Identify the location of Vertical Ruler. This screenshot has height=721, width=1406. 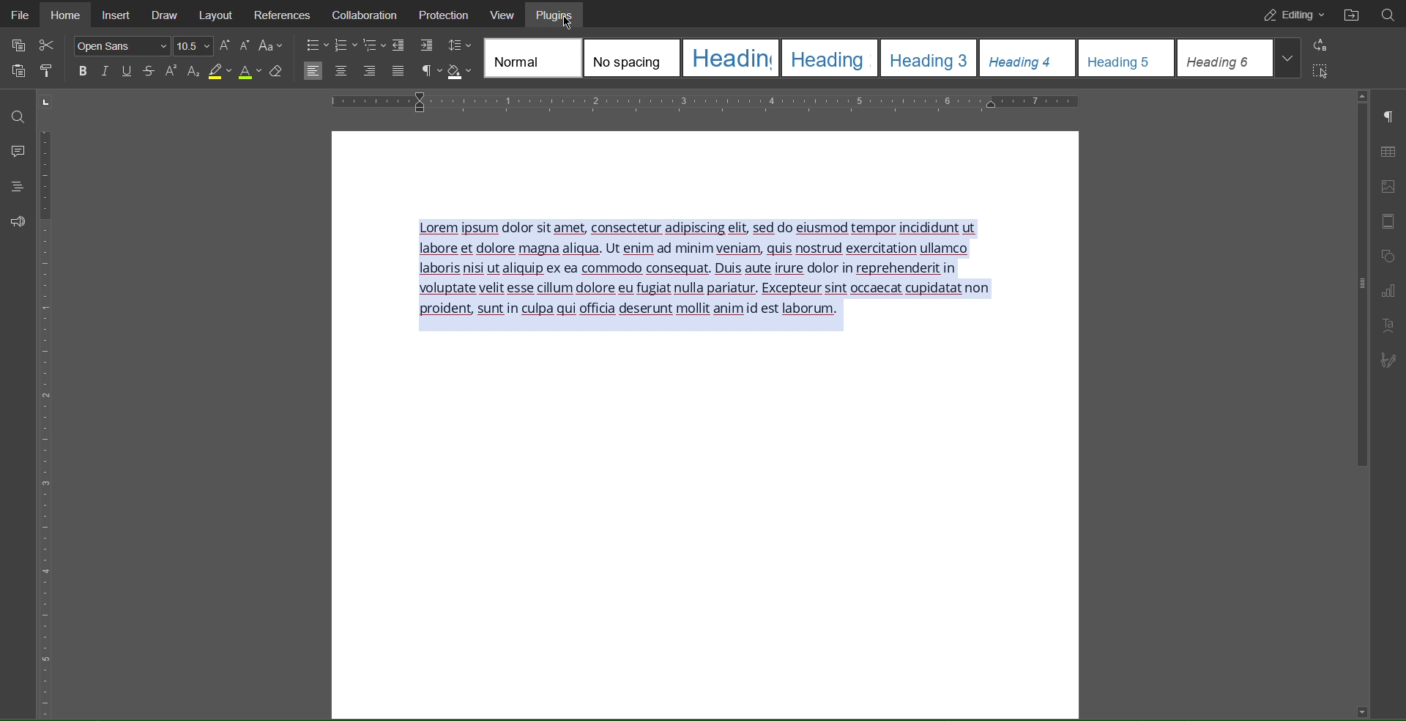
(47, 418).